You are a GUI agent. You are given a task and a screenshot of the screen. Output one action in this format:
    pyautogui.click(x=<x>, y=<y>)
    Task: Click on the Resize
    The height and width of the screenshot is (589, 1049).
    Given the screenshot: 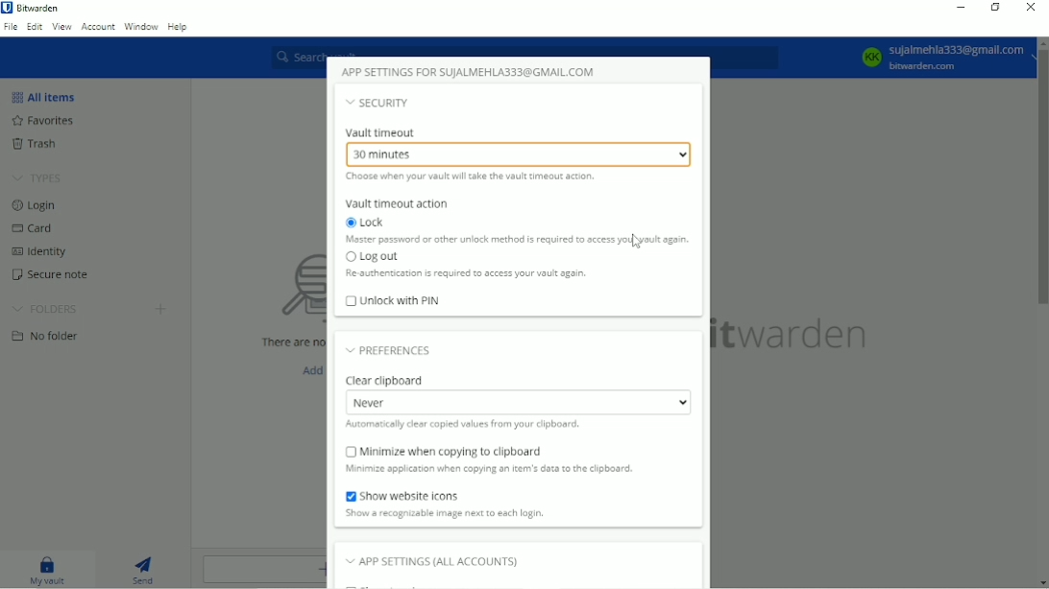 What is the action you would take?
    pyautogui.click(x=996, y=8)
    